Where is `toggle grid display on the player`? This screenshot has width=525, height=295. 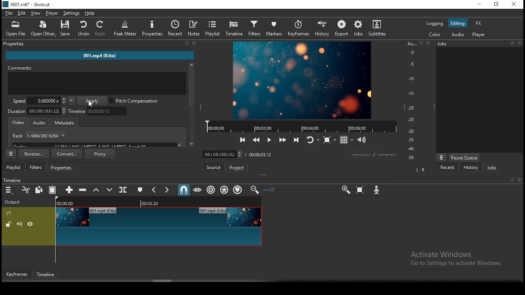 toggle grid display on the player is located at coordinates (347, 140).